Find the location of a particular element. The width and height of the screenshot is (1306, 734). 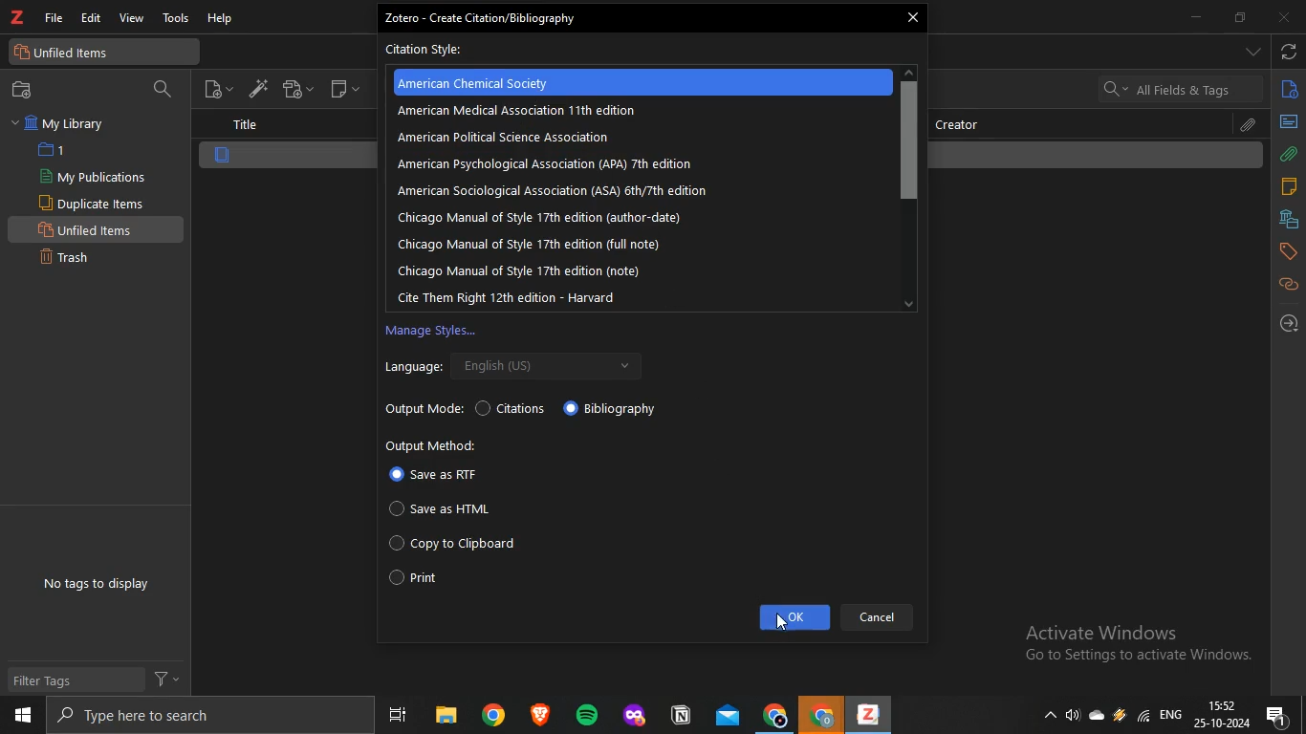

speakers is located at coordinates (1075, 716).